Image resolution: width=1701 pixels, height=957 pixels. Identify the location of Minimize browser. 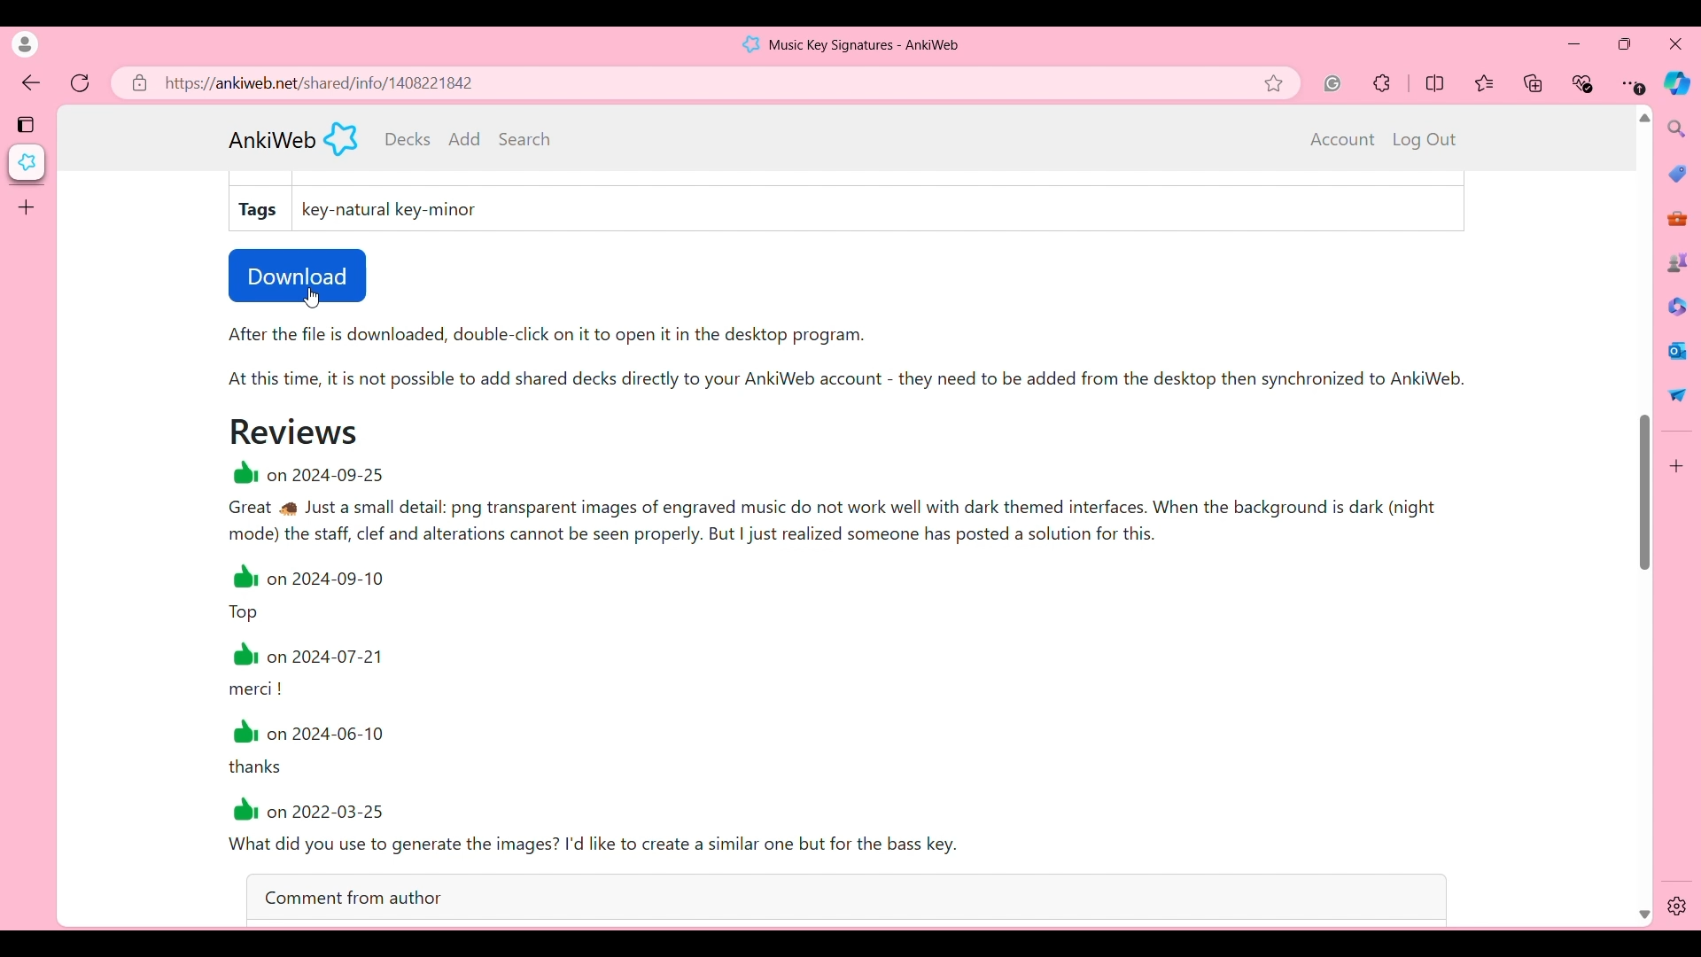
(1573, 43).